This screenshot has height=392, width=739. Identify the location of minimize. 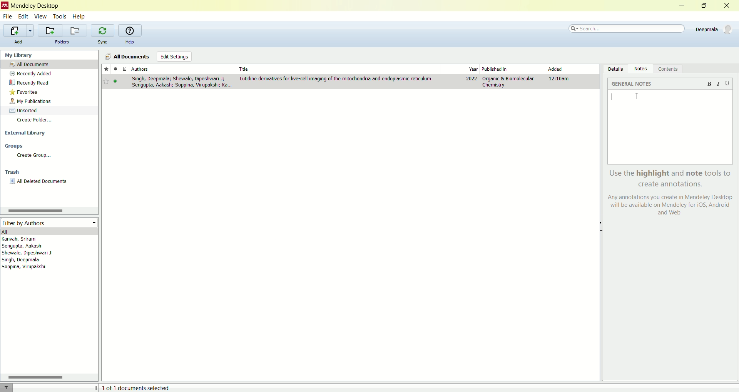
(683, 5).